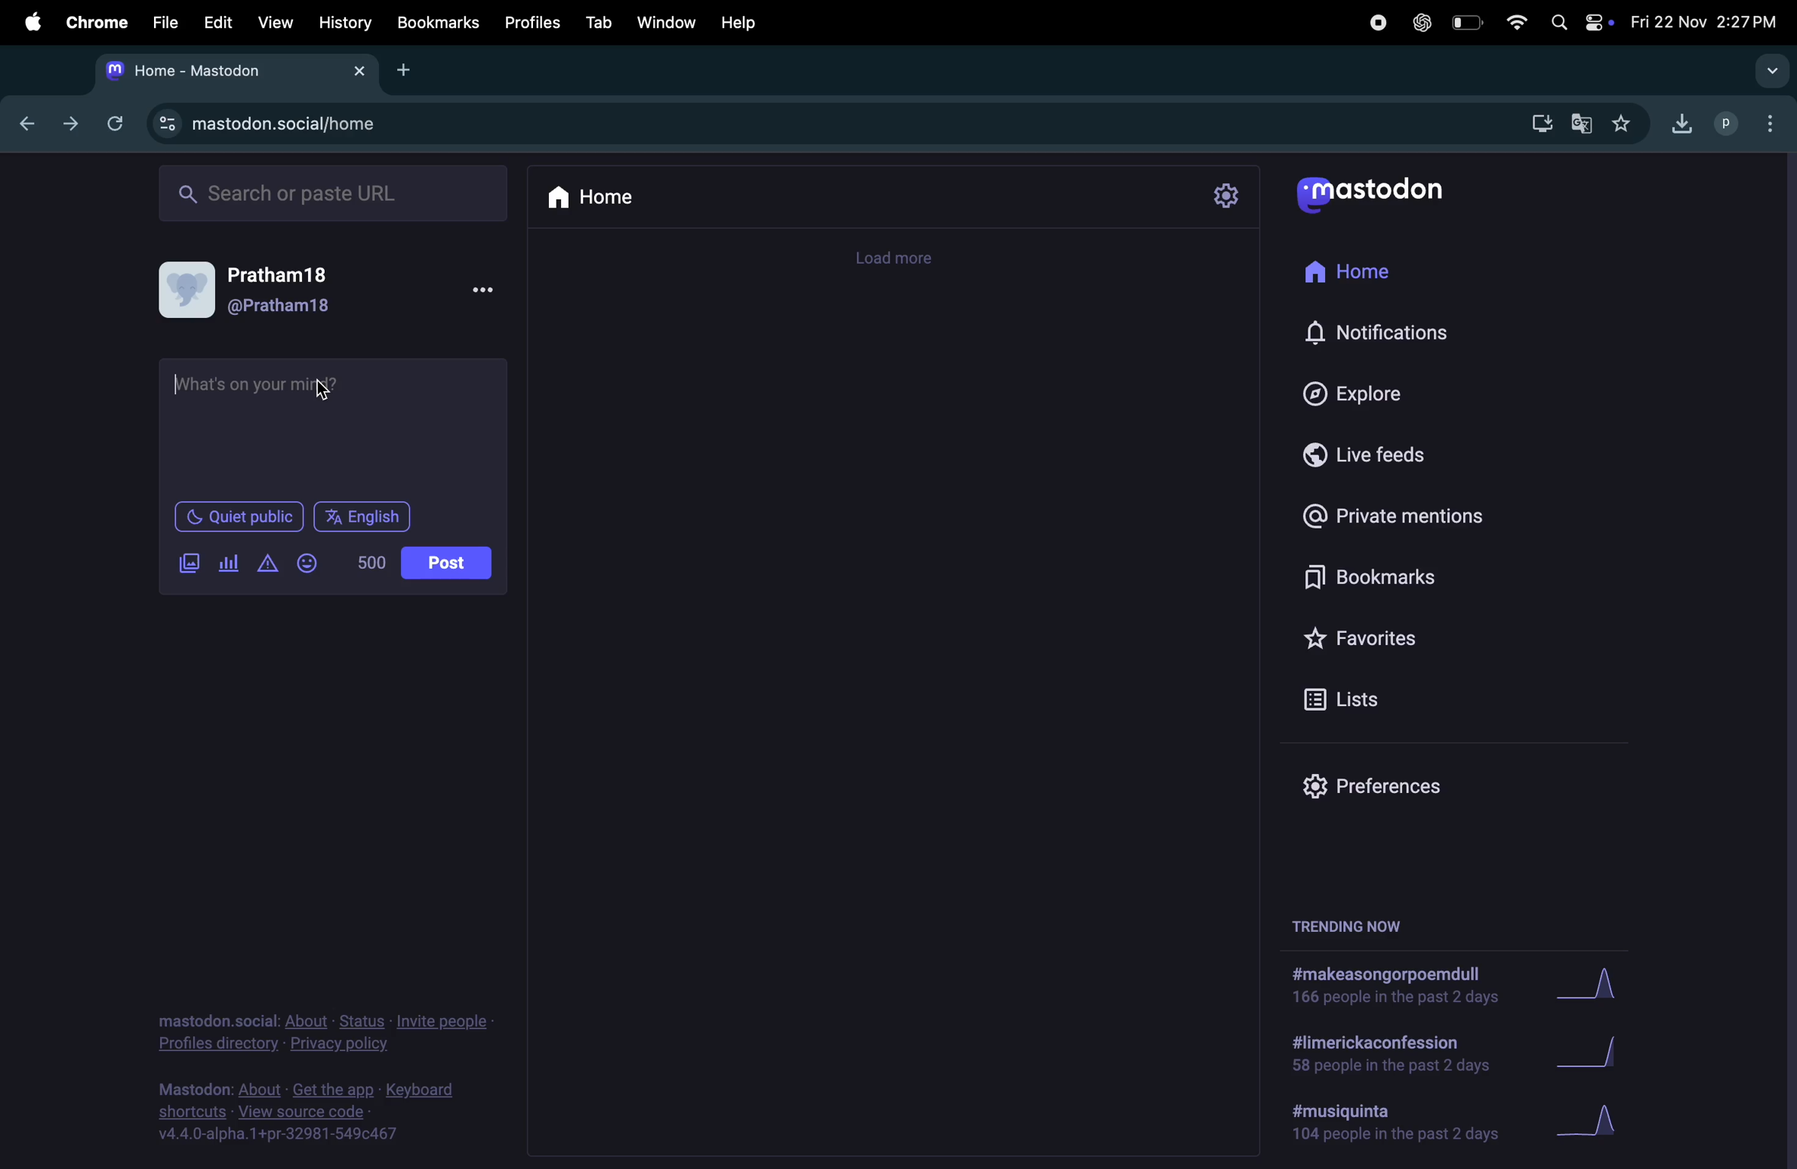 The height and width of the screenshot is (1169, 1797). Describe the element at coordinates (1777, 125) in the screenshot. I see `options` at that location.